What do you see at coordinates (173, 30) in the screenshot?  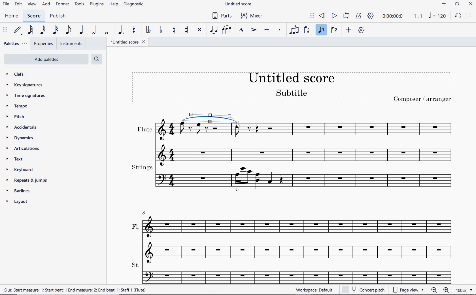 I see `TOGGLE NATURAL` at bounding box center [173, 30].